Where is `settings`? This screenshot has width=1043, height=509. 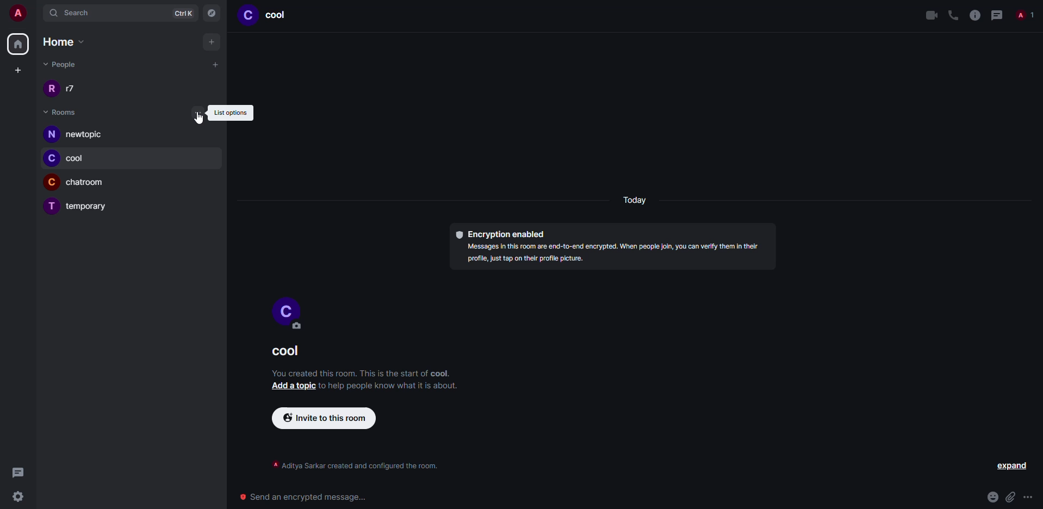 settings is located at coordinates (16, 498).